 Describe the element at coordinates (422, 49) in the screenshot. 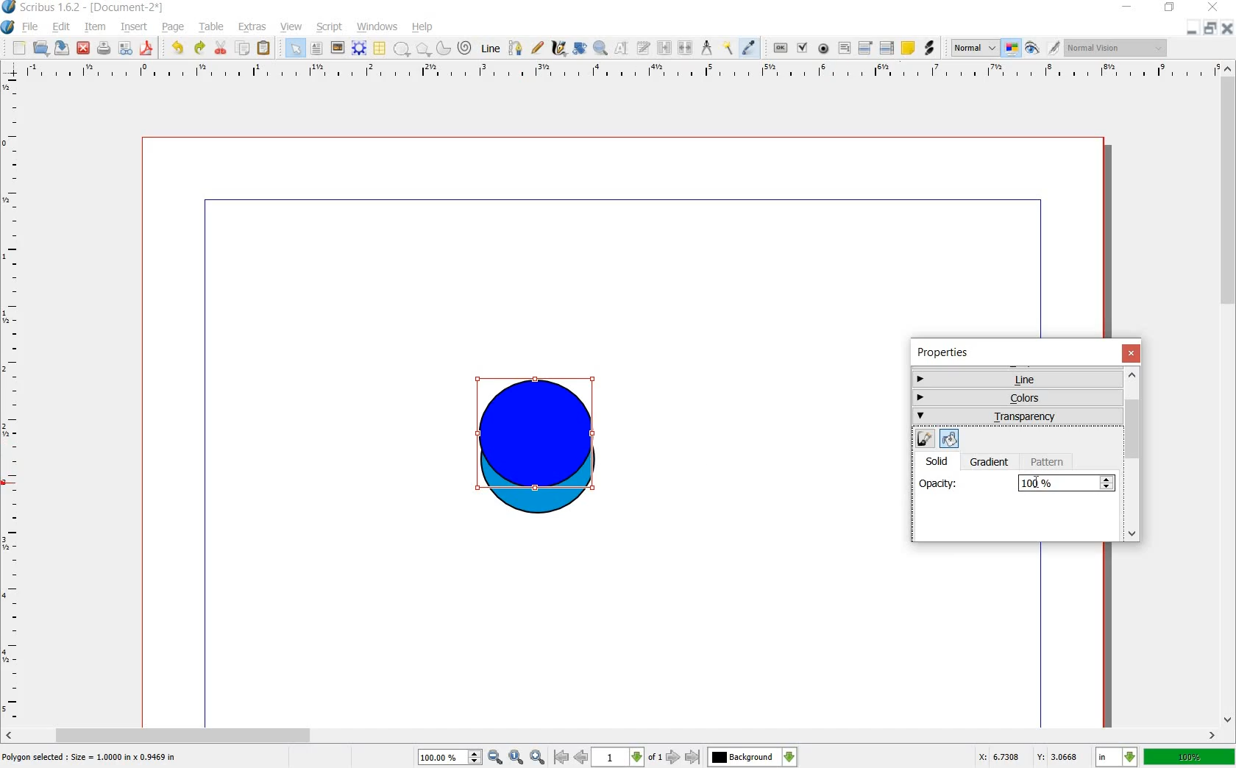

I see `polygon` at that location.